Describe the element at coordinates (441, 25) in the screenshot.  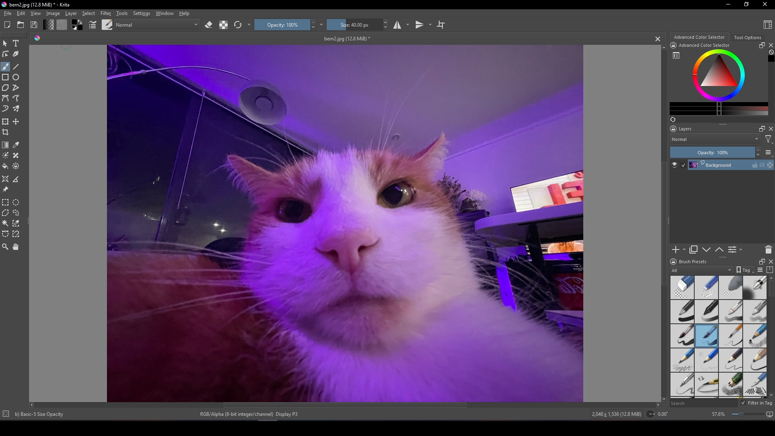
I see `Wrap around mode` at that location.